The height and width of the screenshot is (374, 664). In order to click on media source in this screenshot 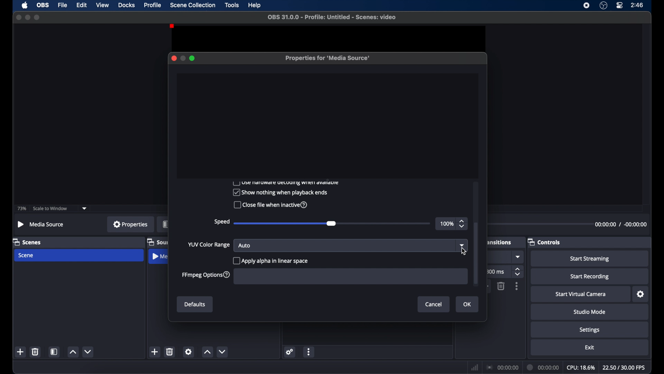, I will do `click(159, 257)`.